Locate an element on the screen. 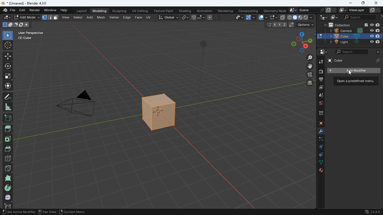  collection is located at coordinates (349, 25).